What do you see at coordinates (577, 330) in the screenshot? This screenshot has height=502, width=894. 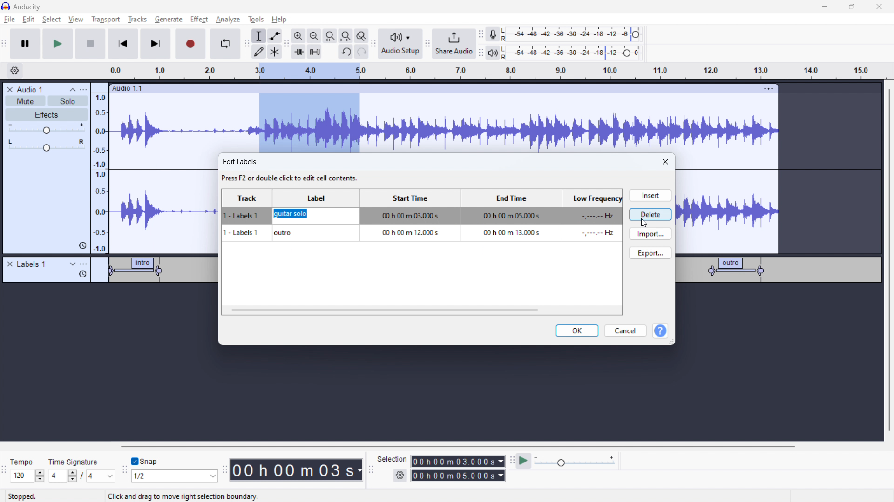 I see `ok` at bounding box center [577, 330].